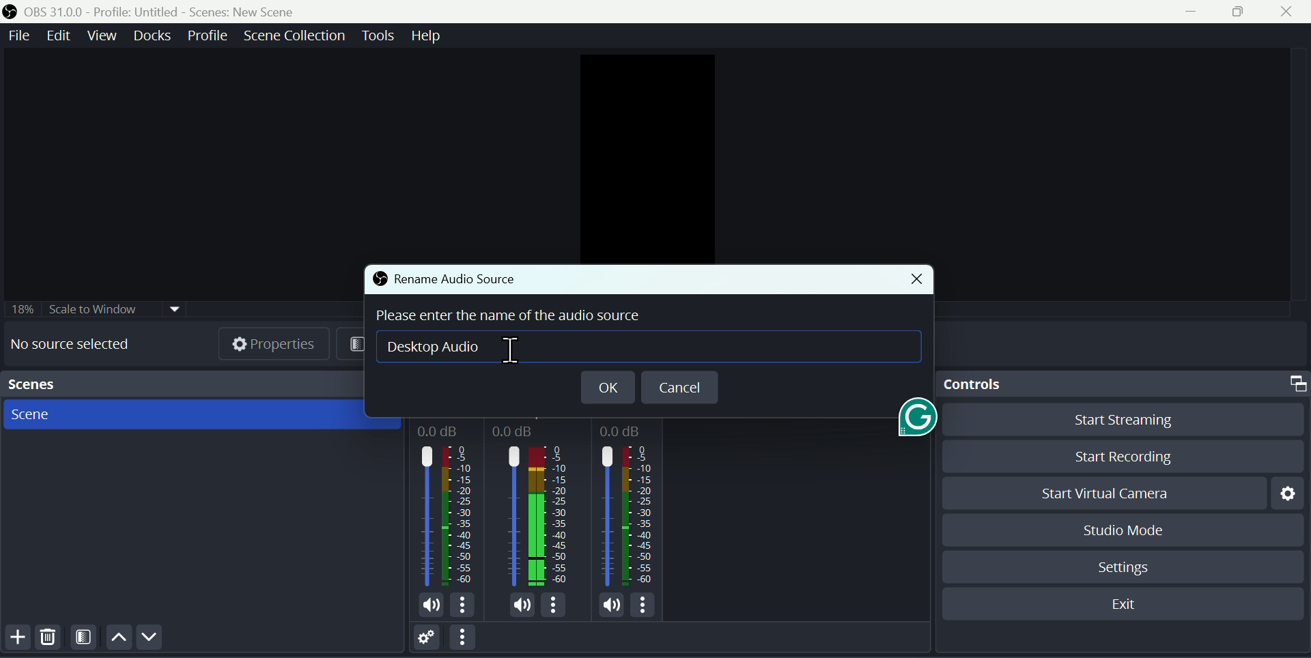 Image resolution: width=1311 pixels, height=658 pixels. Describe the element at coordinates (424, 638) in the screenshot. I see `Settings ` at that location.